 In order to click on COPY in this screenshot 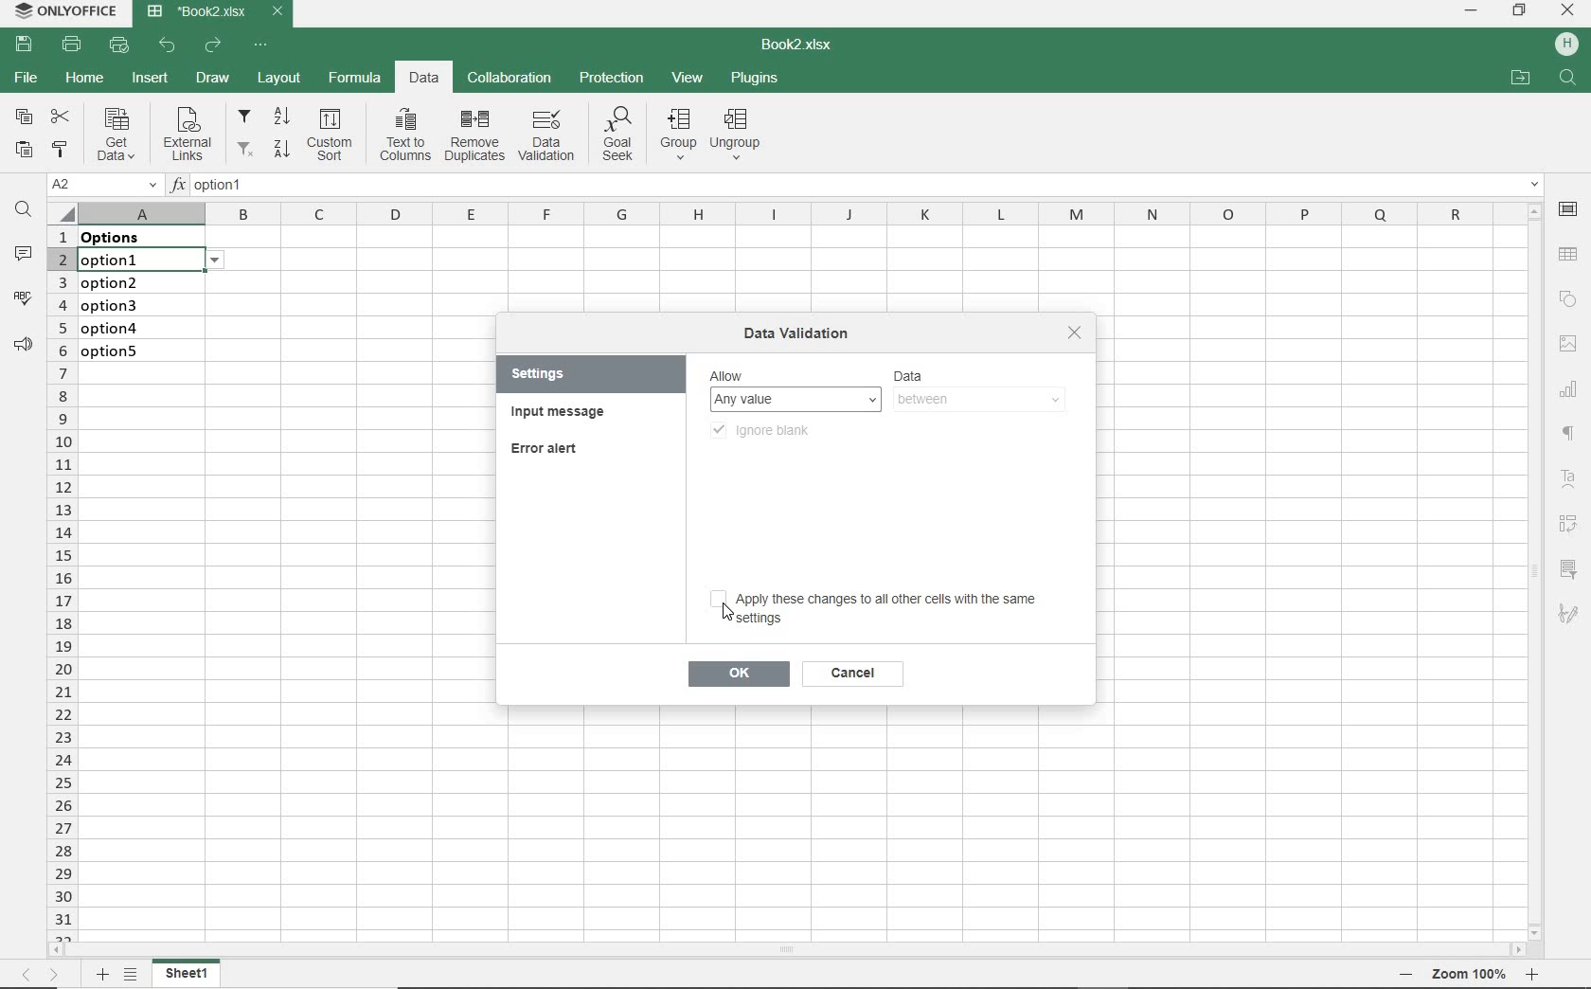, I will do `click(22, 116)`.